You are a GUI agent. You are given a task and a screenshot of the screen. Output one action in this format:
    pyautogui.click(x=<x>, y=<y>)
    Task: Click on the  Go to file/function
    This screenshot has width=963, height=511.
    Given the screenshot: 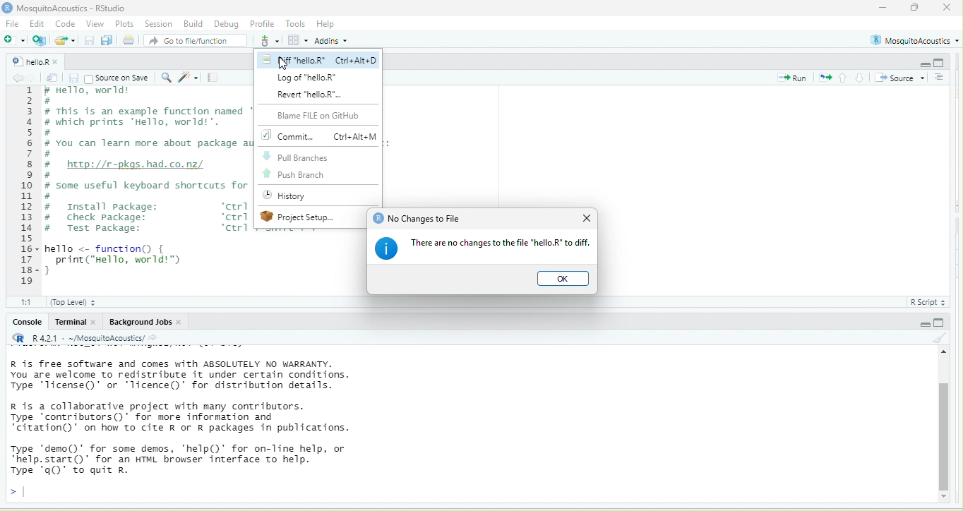 What is the action you would take?
    pyautogui.click(x=194, y=41)
    